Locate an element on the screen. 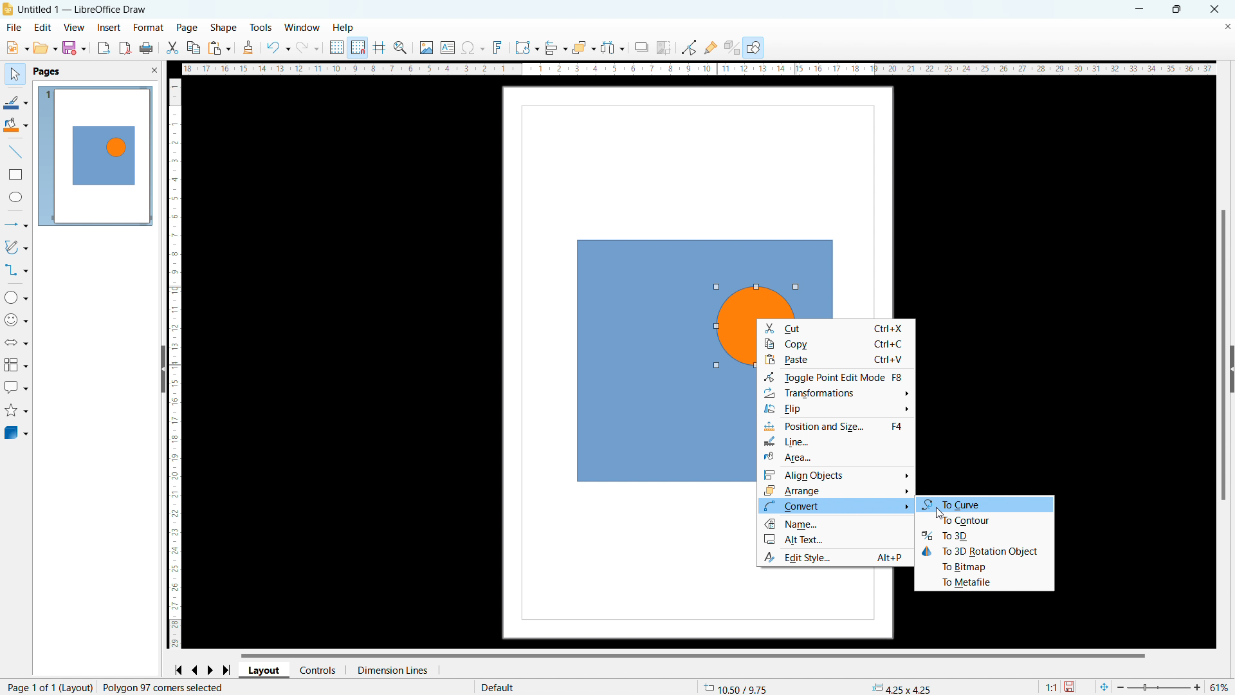 Image resolution: width=1235 pixels, height=695 pixels. rectangle tool is located at coordinates (16, 174).